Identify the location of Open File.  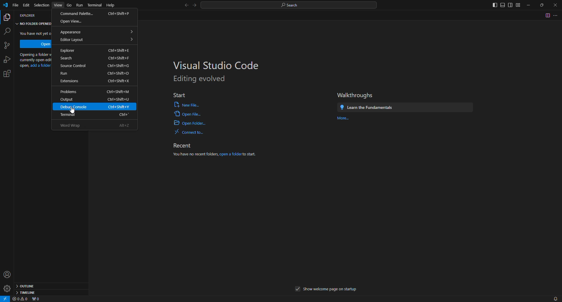
(187, 114).